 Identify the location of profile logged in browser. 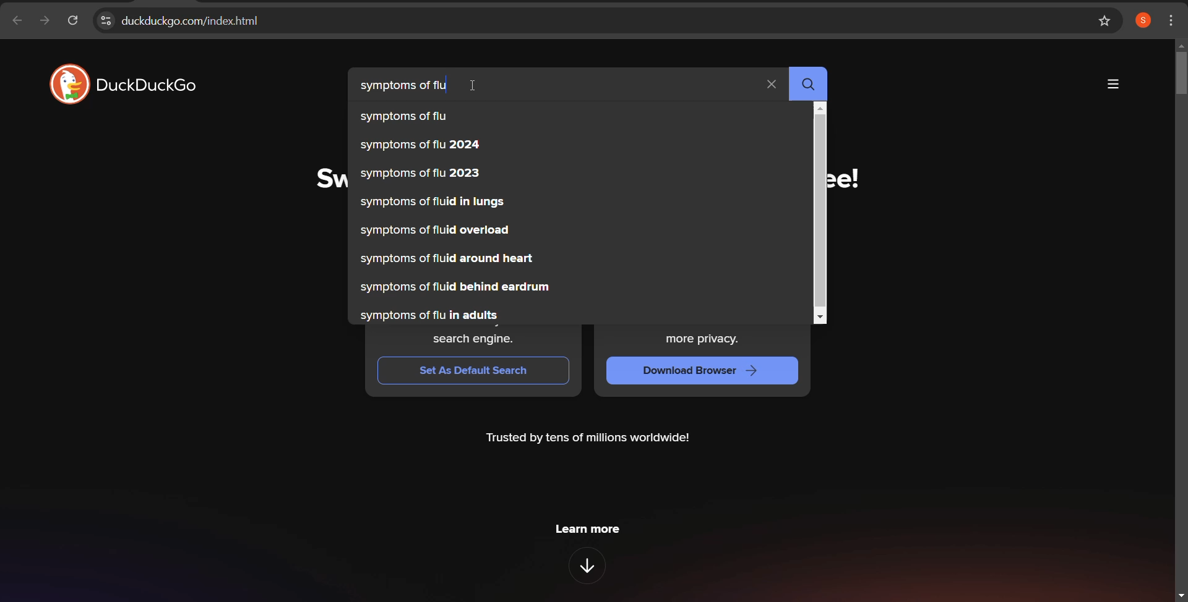
(1143, 20).